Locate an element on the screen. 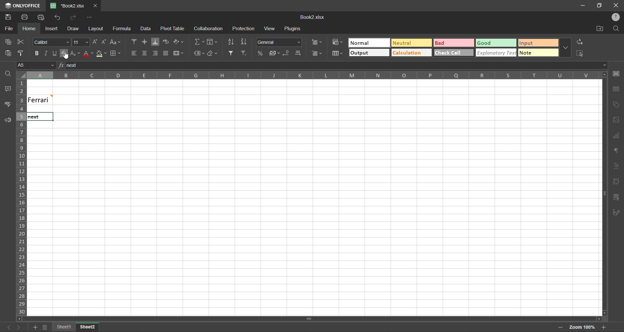 This screenshot has height=332, width=624. Horizontal Scroll bar is located at coordinates (604, 194).